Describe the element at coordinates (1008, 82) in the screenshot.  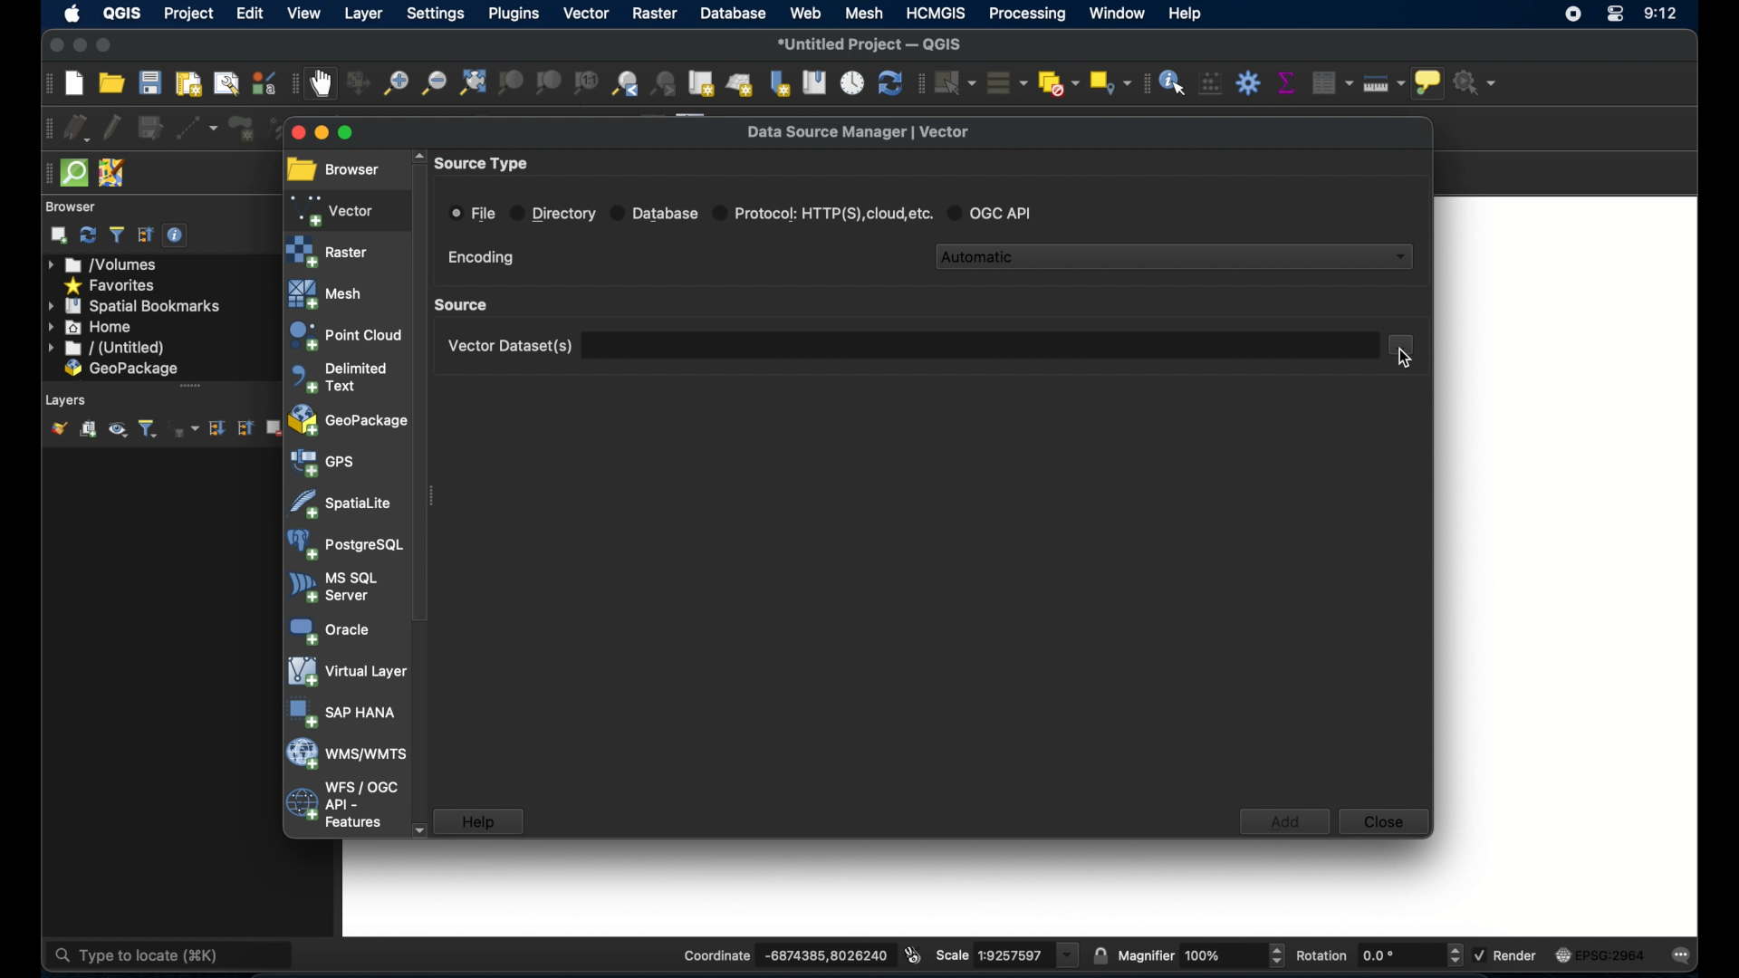
I see `select all features` at that location.